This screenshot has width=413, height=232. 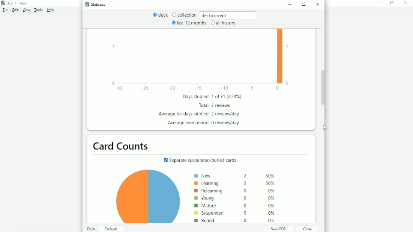 I want to click on Scrollbar, so click(x=323, y=88).